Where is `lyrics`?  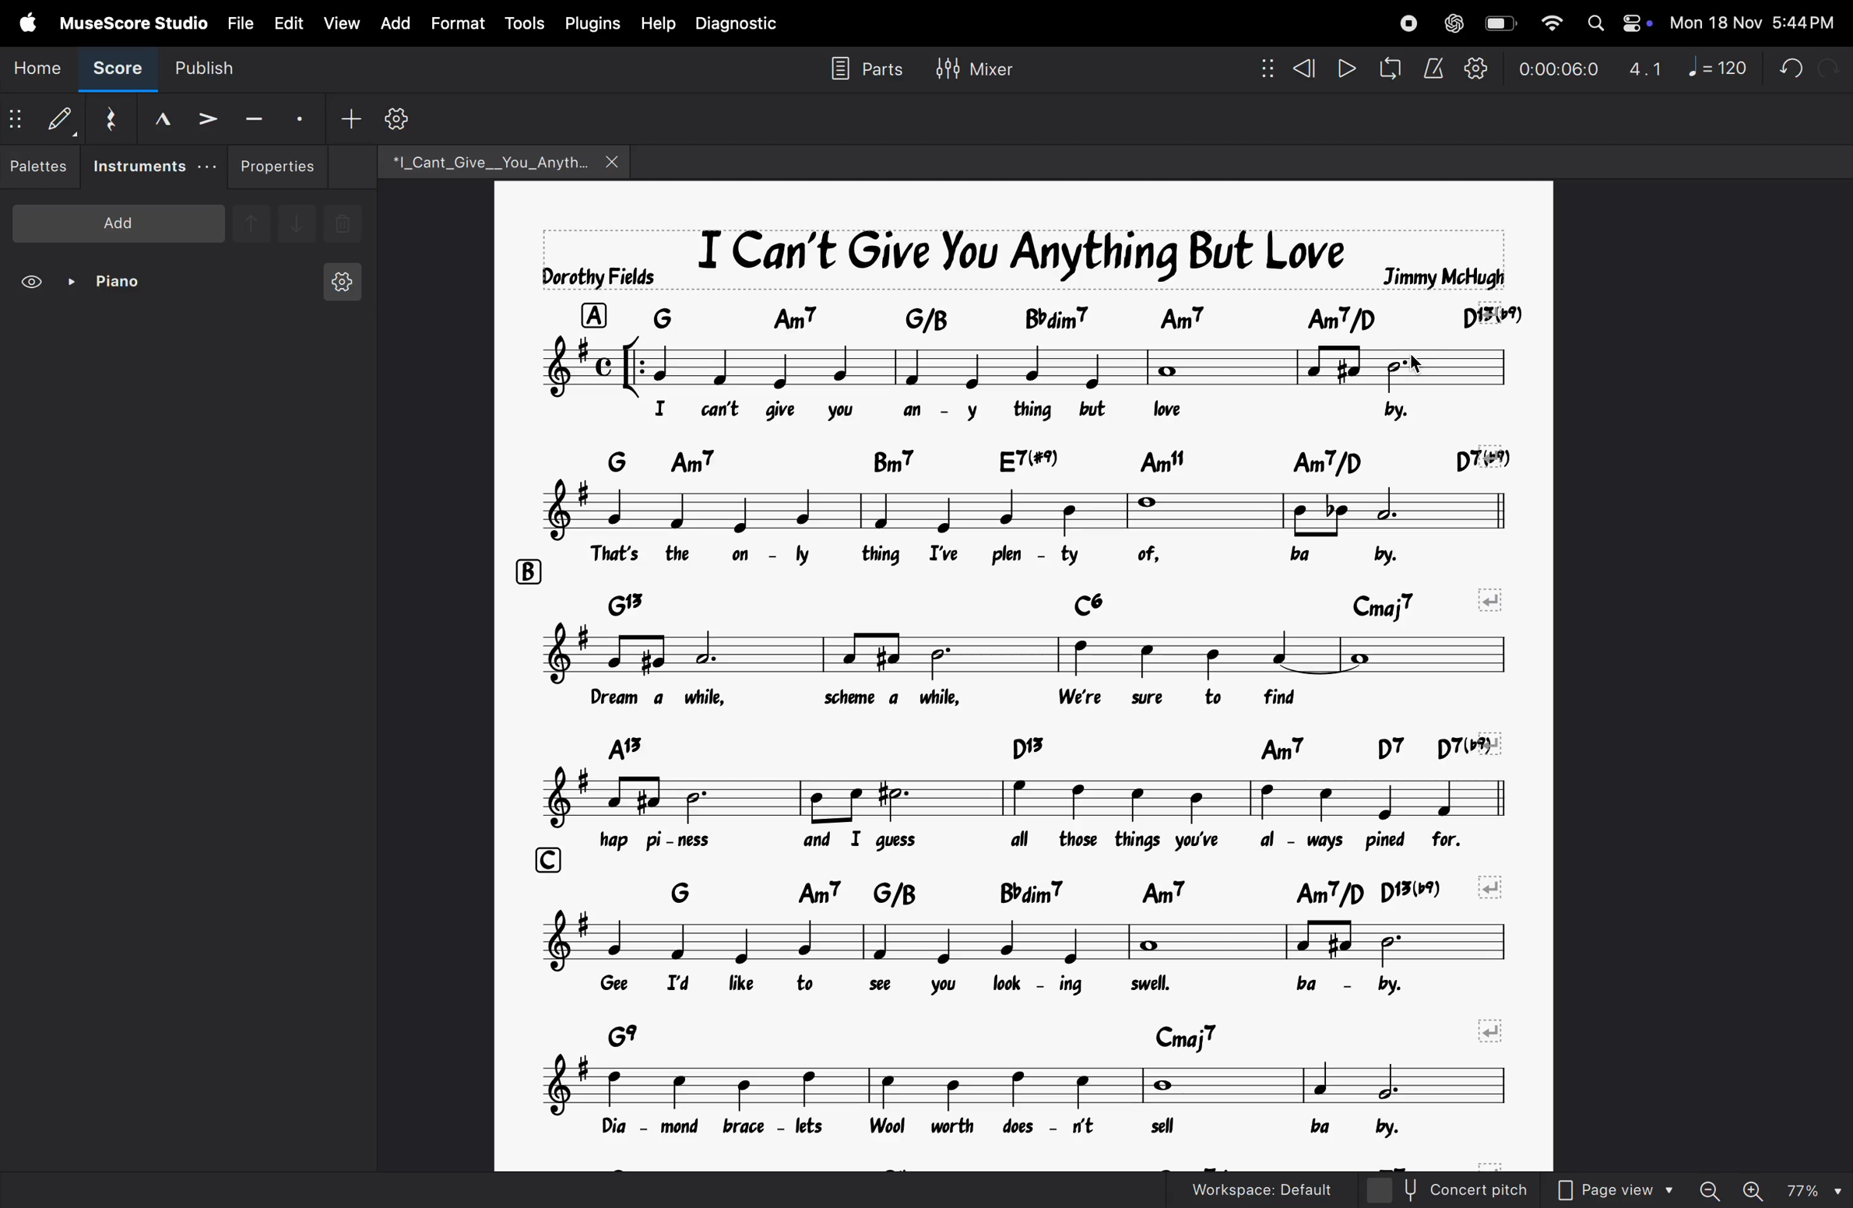 lyrics is located at coordinates (1044, 410).